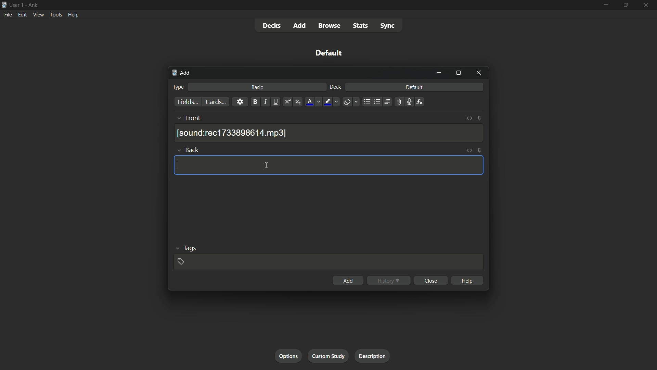  Describe the element at coordinates (22, 15) in the screenshot. I see `edit menu` at that location.